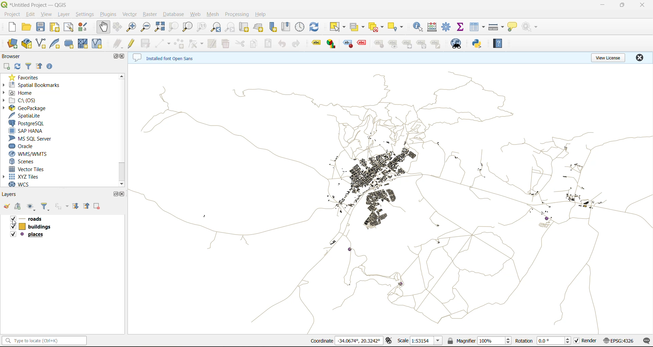 This screenshot has height=347, width=653. Describe the element at coordinates (603, 7) in the screenshot. I see `minimize` at that location.